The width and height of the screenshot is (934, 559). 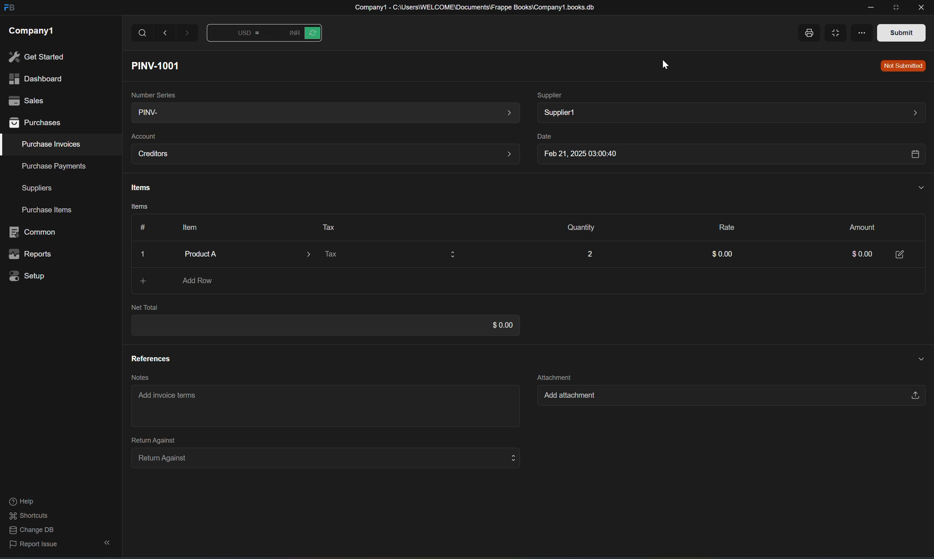 I want to click on Item, so click(x=186, y=227).